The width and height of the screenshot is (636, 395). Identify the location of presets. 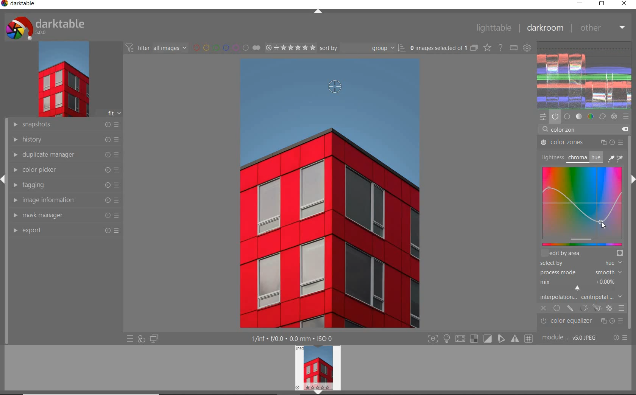
(626, 116).